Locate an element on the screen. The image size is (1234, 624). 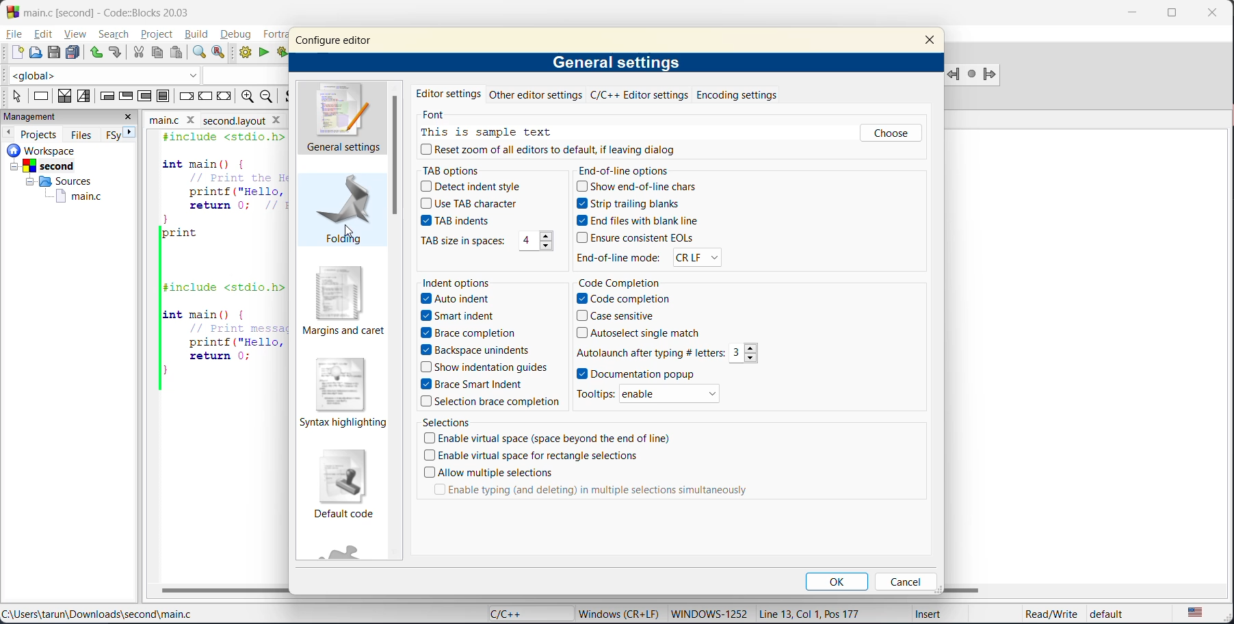
cut is located at coordinates (137, 53).